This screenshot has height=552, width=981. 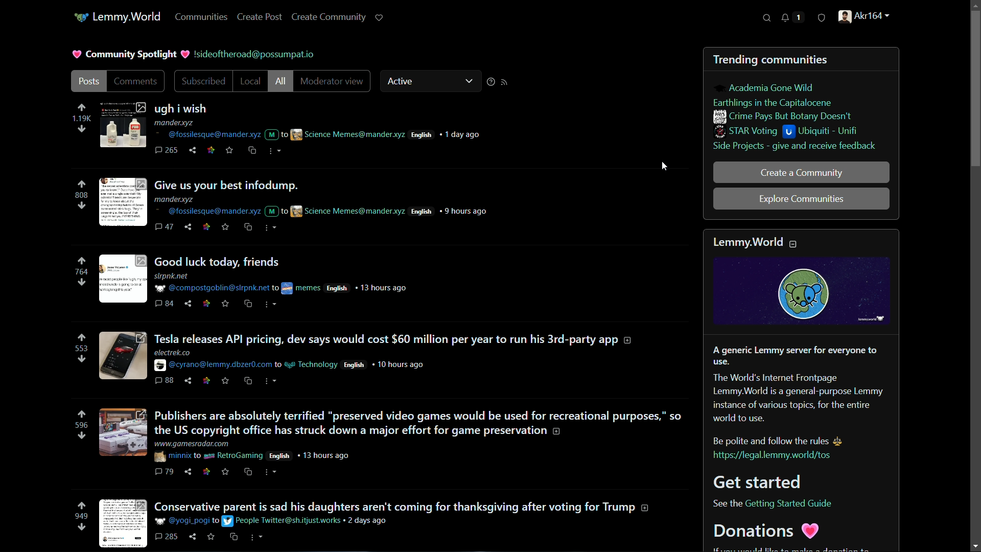 I want to click on Publishers are absolutely terrified "preserved video games would be used for recreational purposes,” so, so click(x=418, y=416).